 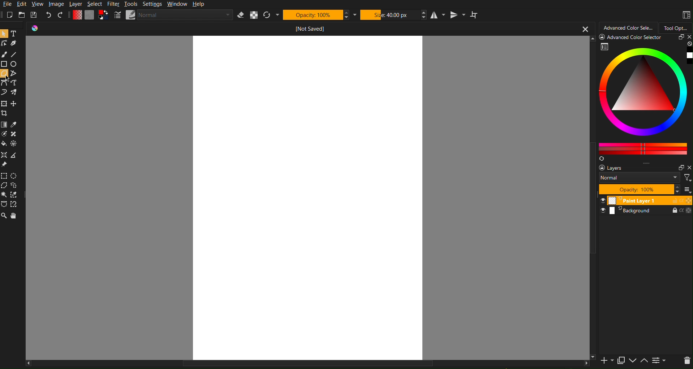 What do you see at coordinates (307, 198) in the screenshot?
I see `workspace` at bounding box center [307, 198].